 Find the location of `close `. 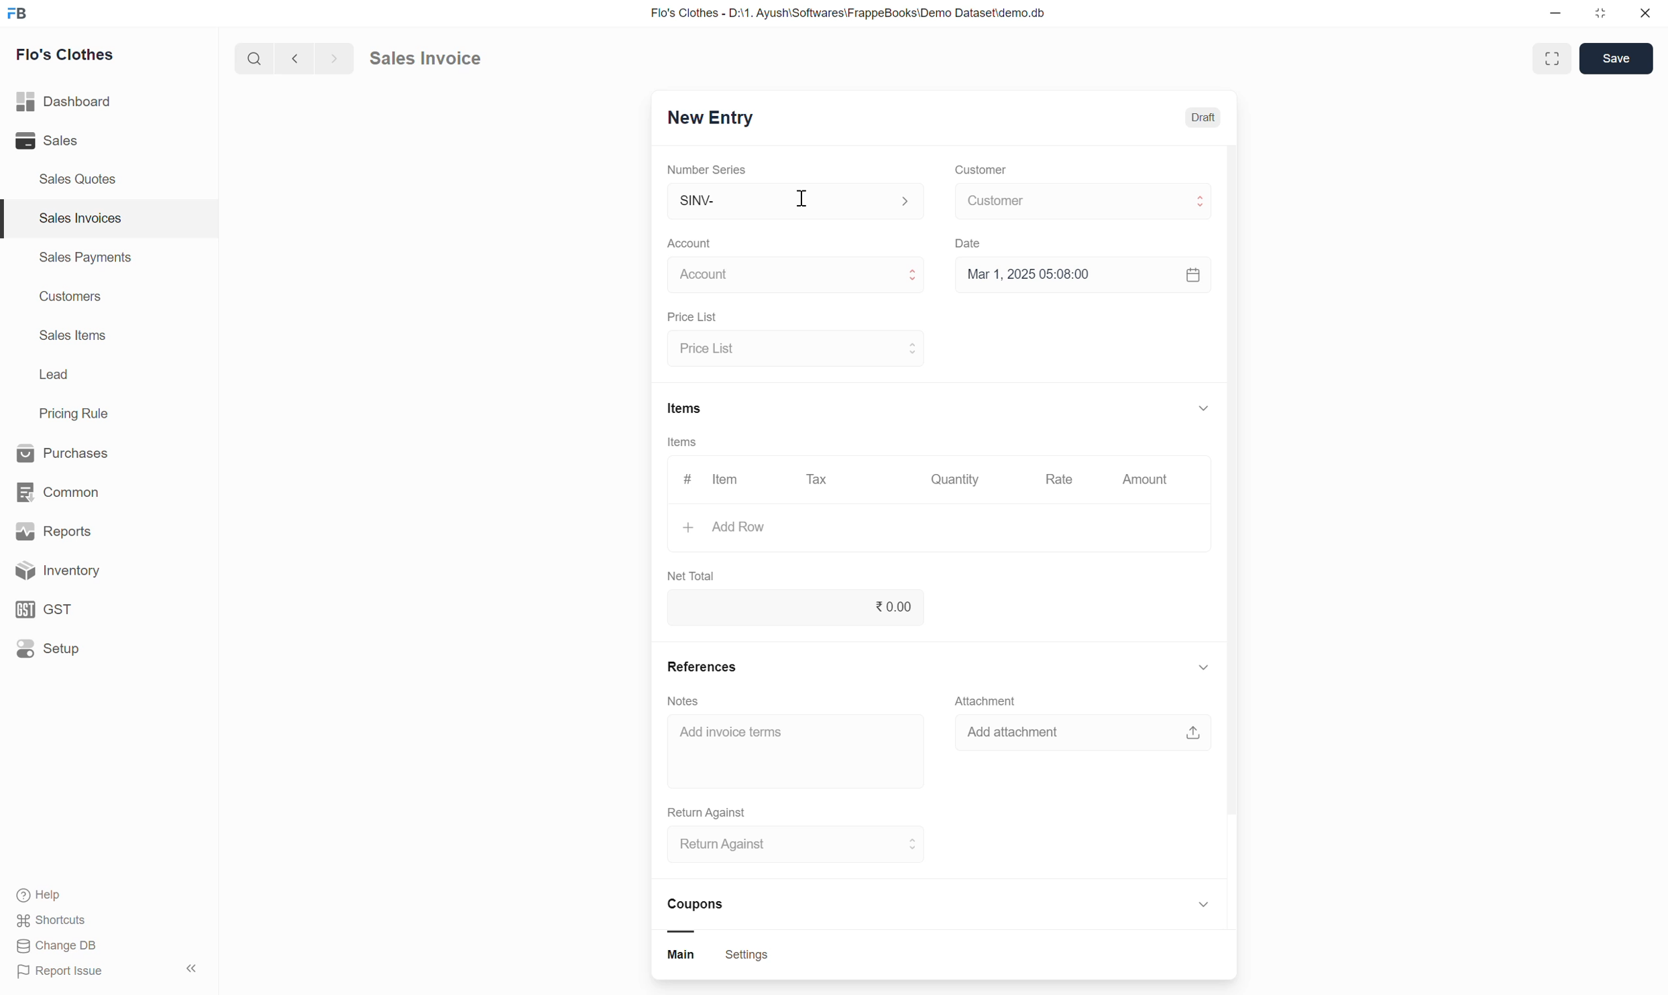

close  is located at coordinates (1647, 15).